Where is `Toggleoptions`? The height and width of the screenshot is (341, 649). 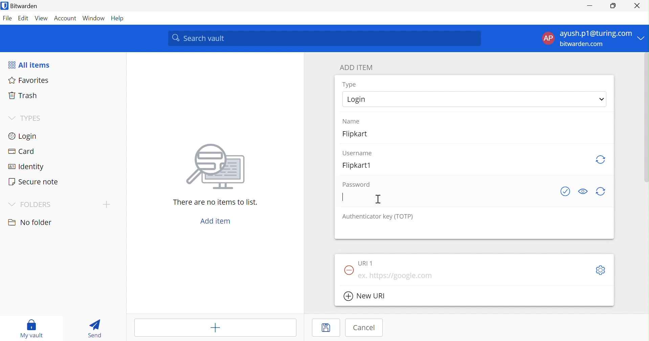
Toggleoptions is located at coordinates (600, 270).